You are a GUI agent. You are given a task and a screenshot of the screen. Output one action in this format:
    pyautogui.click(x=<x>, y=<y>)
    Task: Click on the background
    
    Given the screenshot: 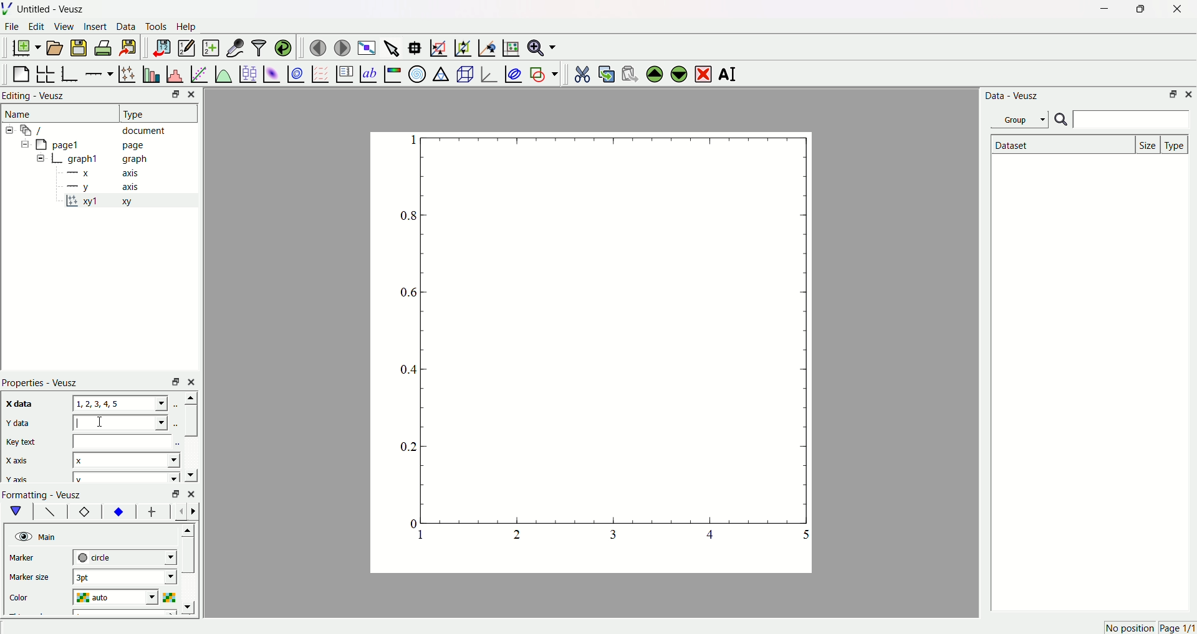 What is the action you would take?
    pyautogui.click(x=50, y=513)
    